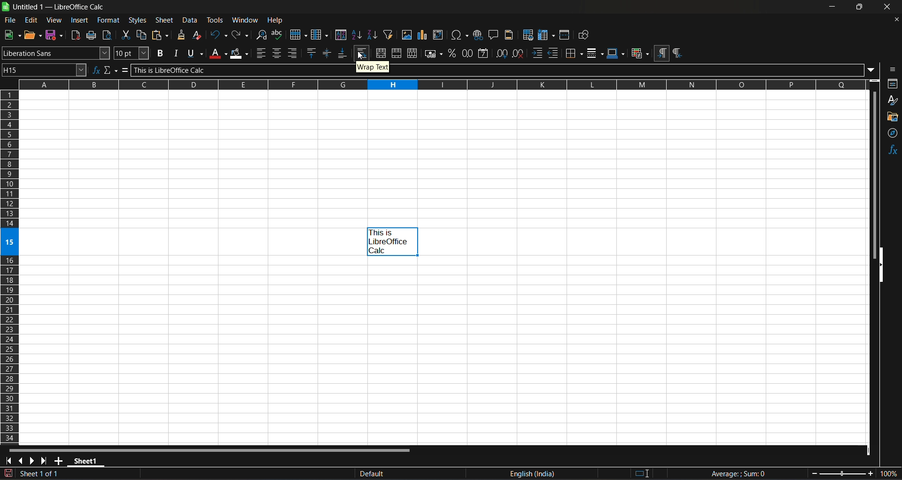 The height and width of the screenshot is (480, 902). I want to click on merge and center or unmerge cells depending on the current toggle state., so click(381, 54).